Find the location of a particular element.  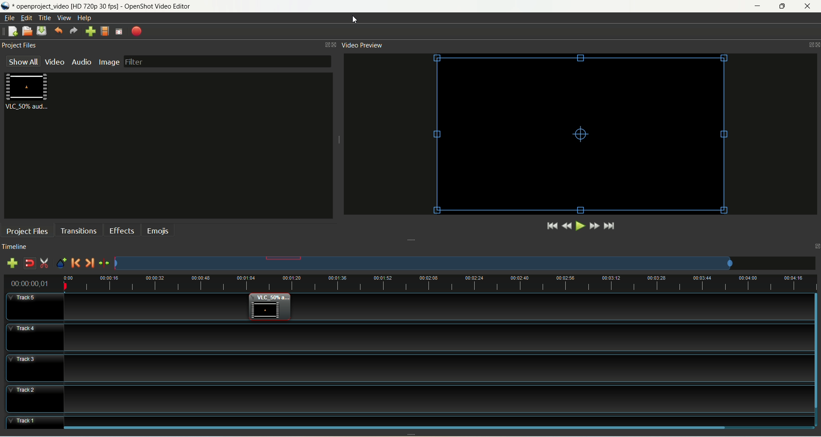

play is located at coordinates (579, 226).